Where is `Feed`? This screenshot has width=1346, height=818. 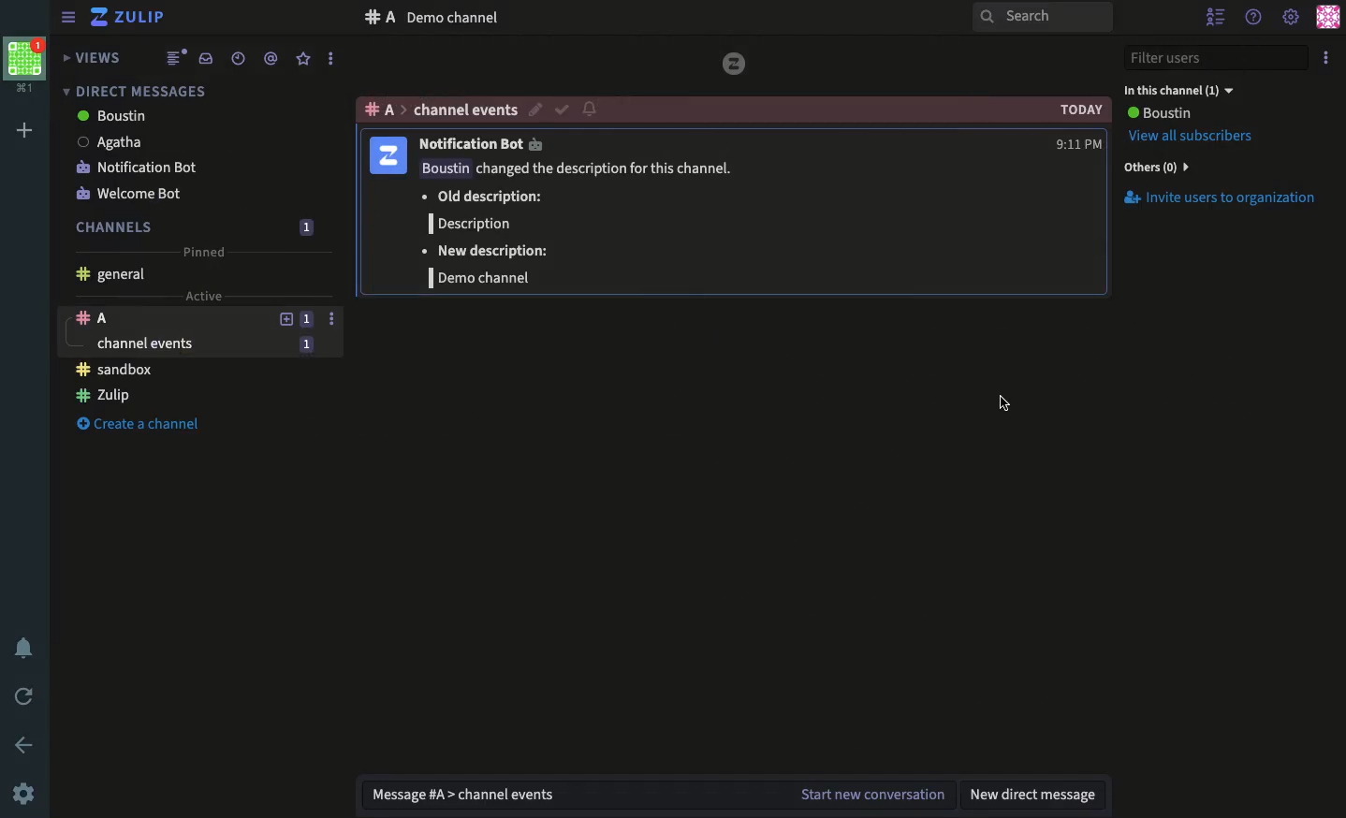 Feed is located at coordinates (169, 59).